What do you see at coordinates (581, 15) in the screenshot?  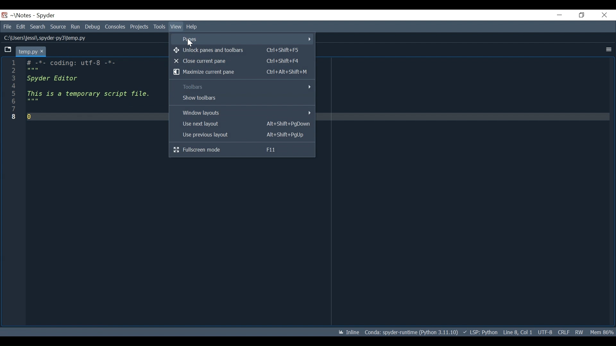 I see `Restore` at bounding box center [581, 15].